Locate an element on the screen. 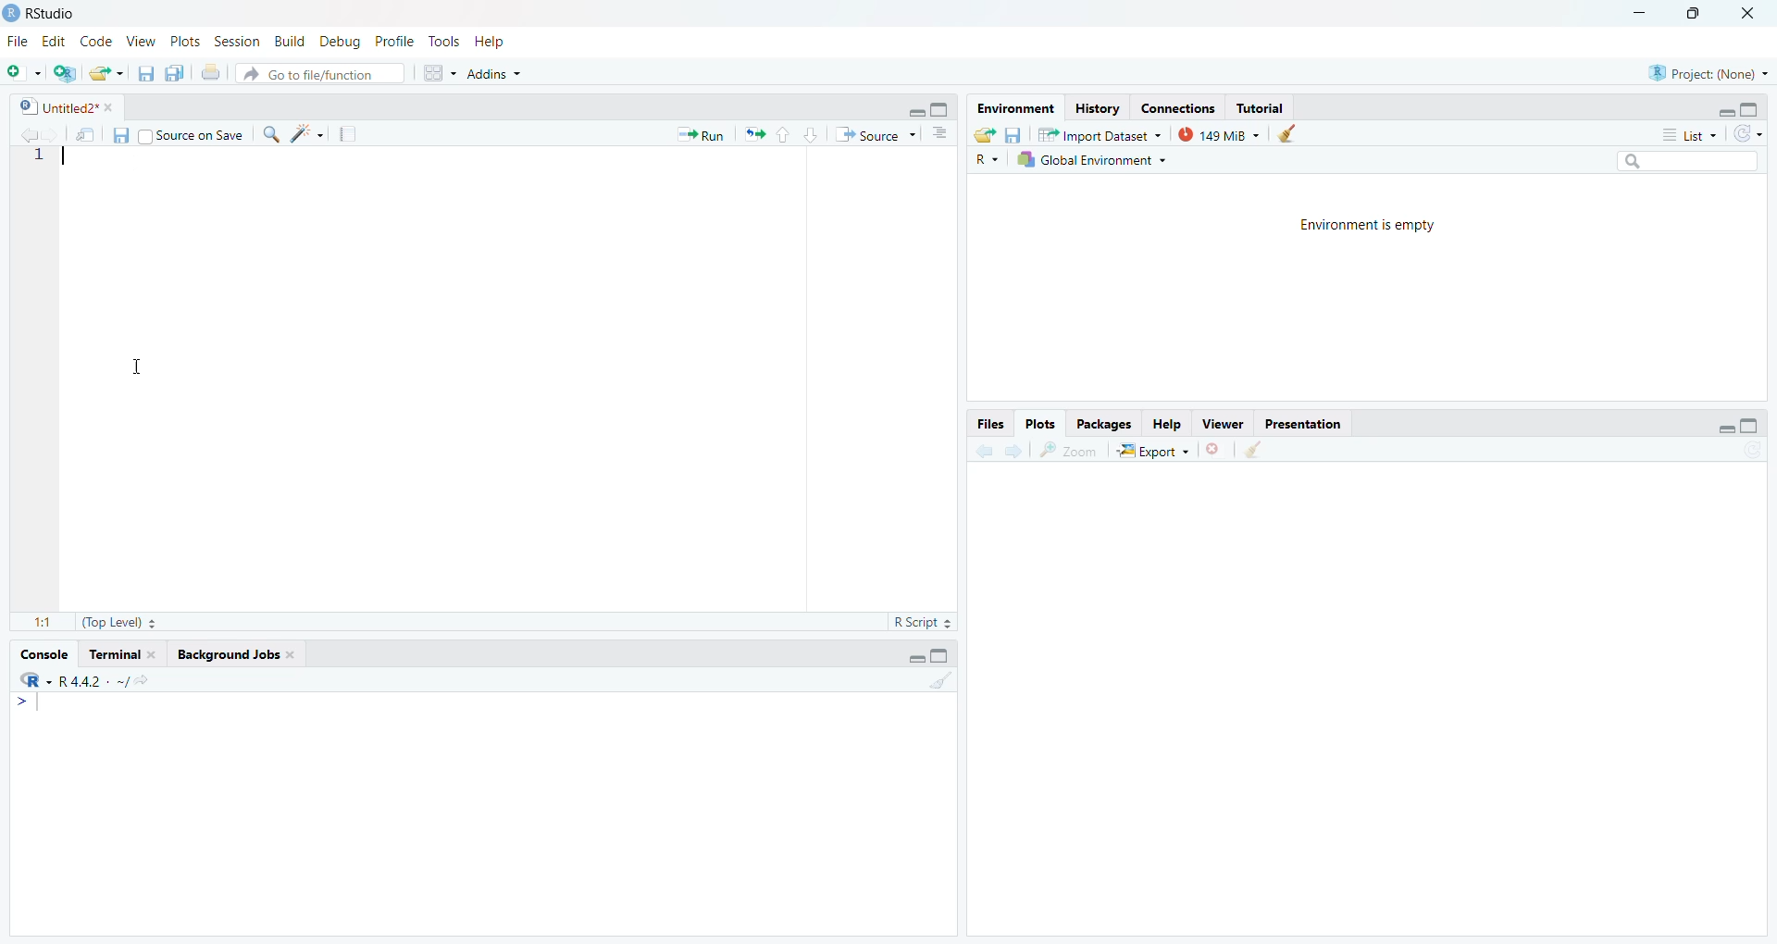  Environment is empty is located at coordinates (1379, 226).